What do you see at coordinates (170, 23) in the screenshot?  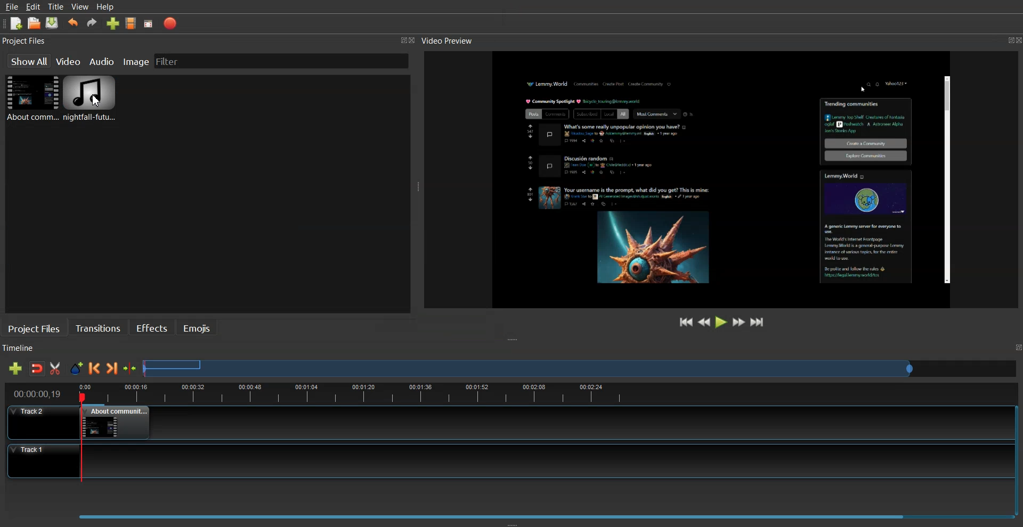 I see `Export Video` at bounding box center [170, 23].